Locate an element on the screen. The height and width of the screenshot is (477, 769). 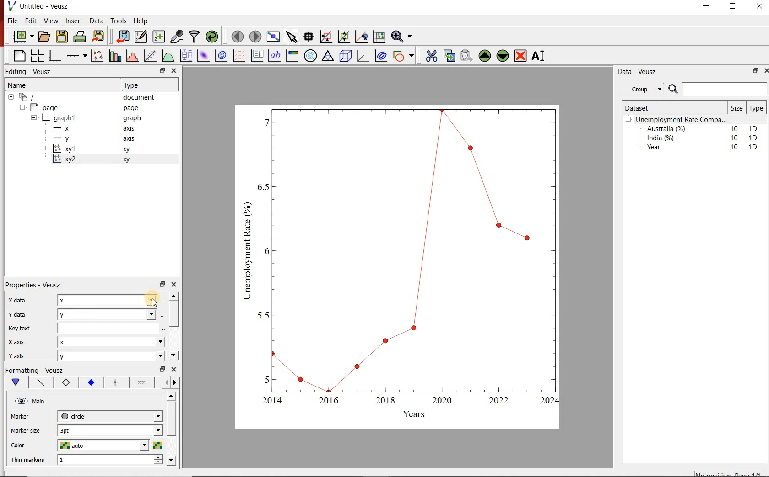
scroll bar is located at coordinates (172, 426).